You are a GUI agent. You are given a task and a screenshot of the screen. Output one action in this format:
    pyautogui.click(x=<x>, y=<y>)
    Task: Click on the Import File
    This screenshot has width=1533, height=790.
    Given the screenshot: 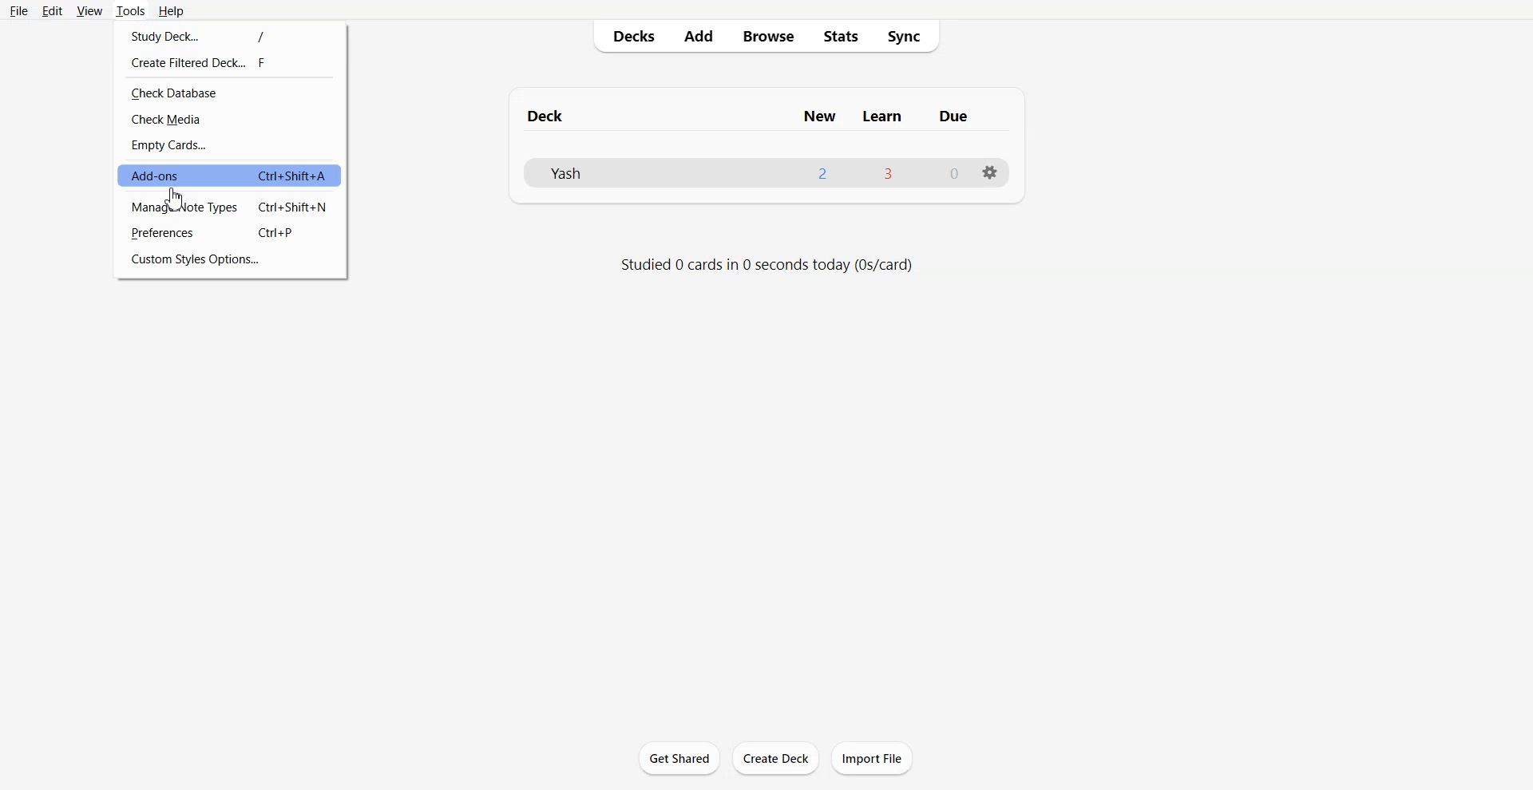 What is the action you would take?
    pyautogui.click(x=873, y=758)
    